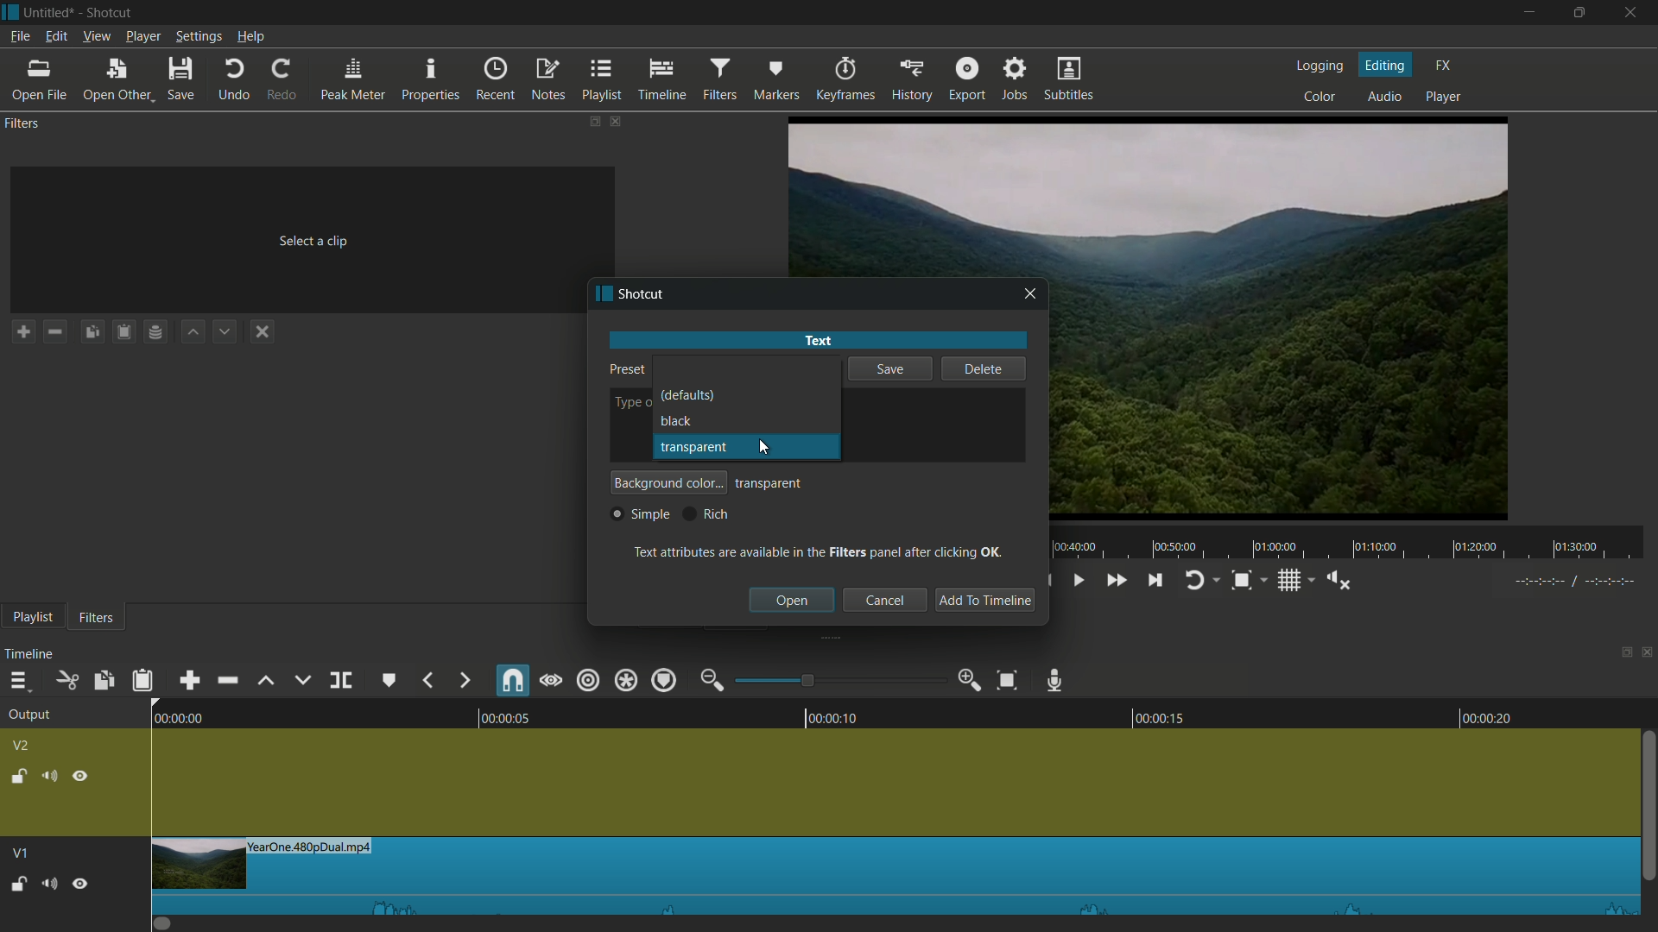 This screenshot has width=1658, height=932. I want to click on v2, so click(22, 745).